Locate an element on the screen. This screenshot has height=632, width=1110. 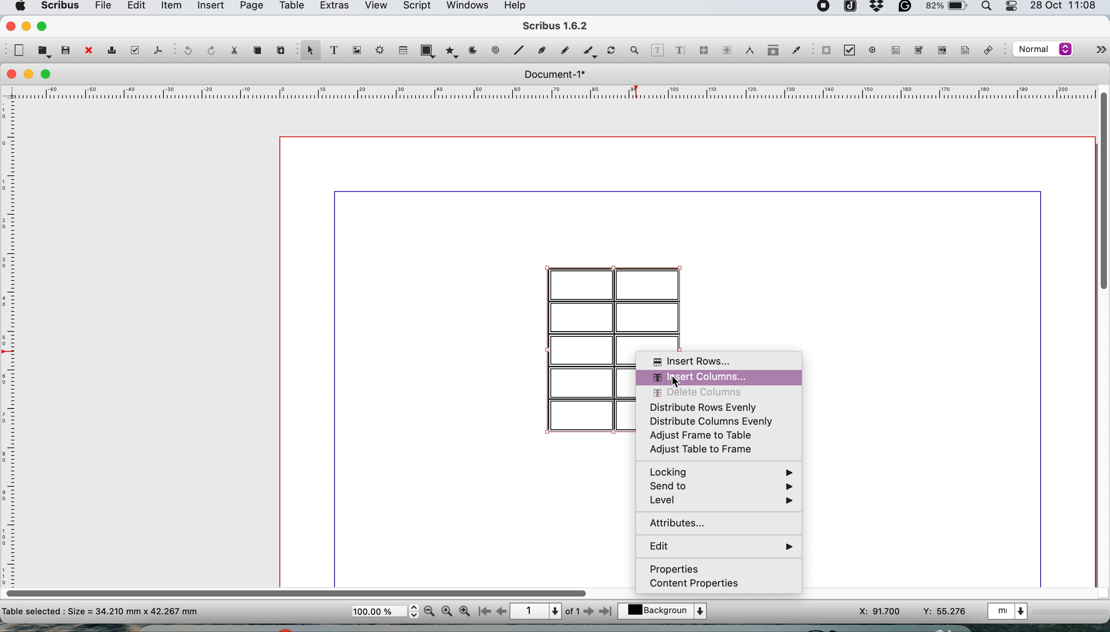
edit is located at coordinates (135, 7).